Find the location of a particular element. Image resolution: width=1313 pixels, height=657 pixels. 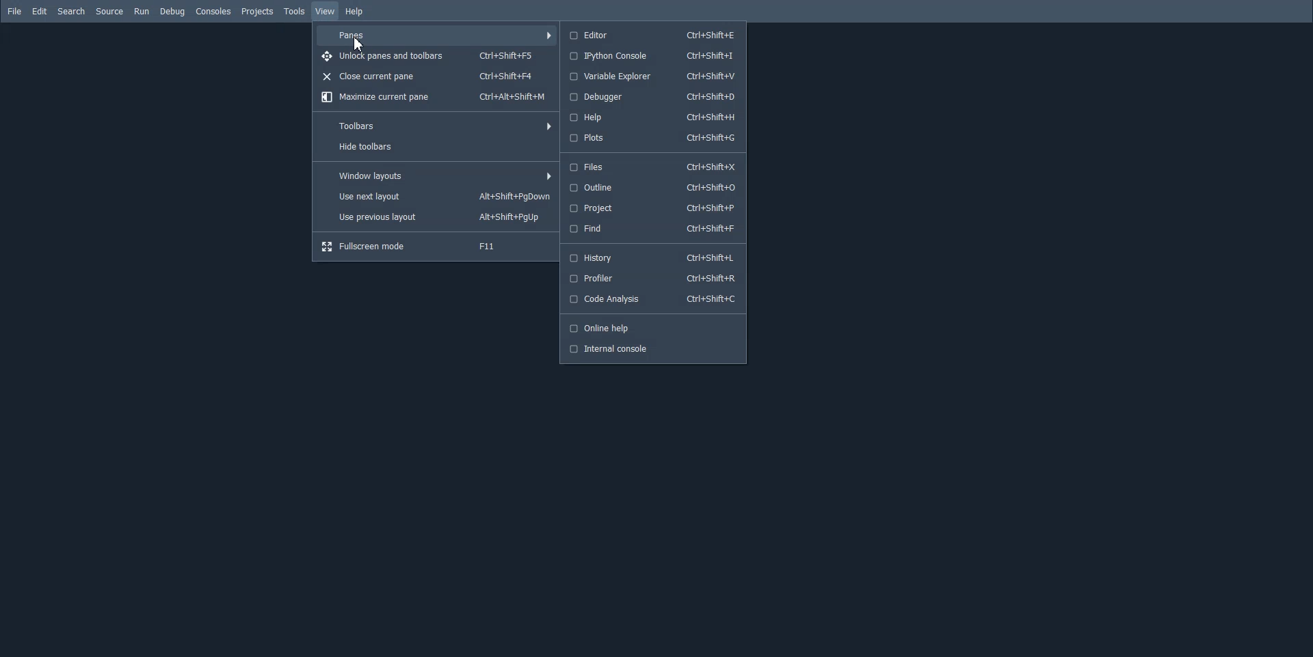

Variable Explorer is located at coordinates (652, 76).